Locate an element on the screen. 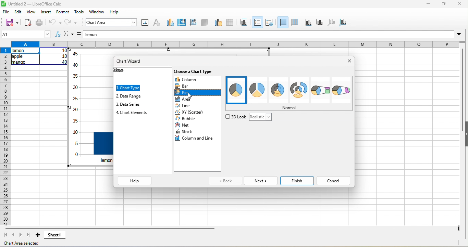 The image size is (468, 247). realistic is located at coordinates (259, 117).